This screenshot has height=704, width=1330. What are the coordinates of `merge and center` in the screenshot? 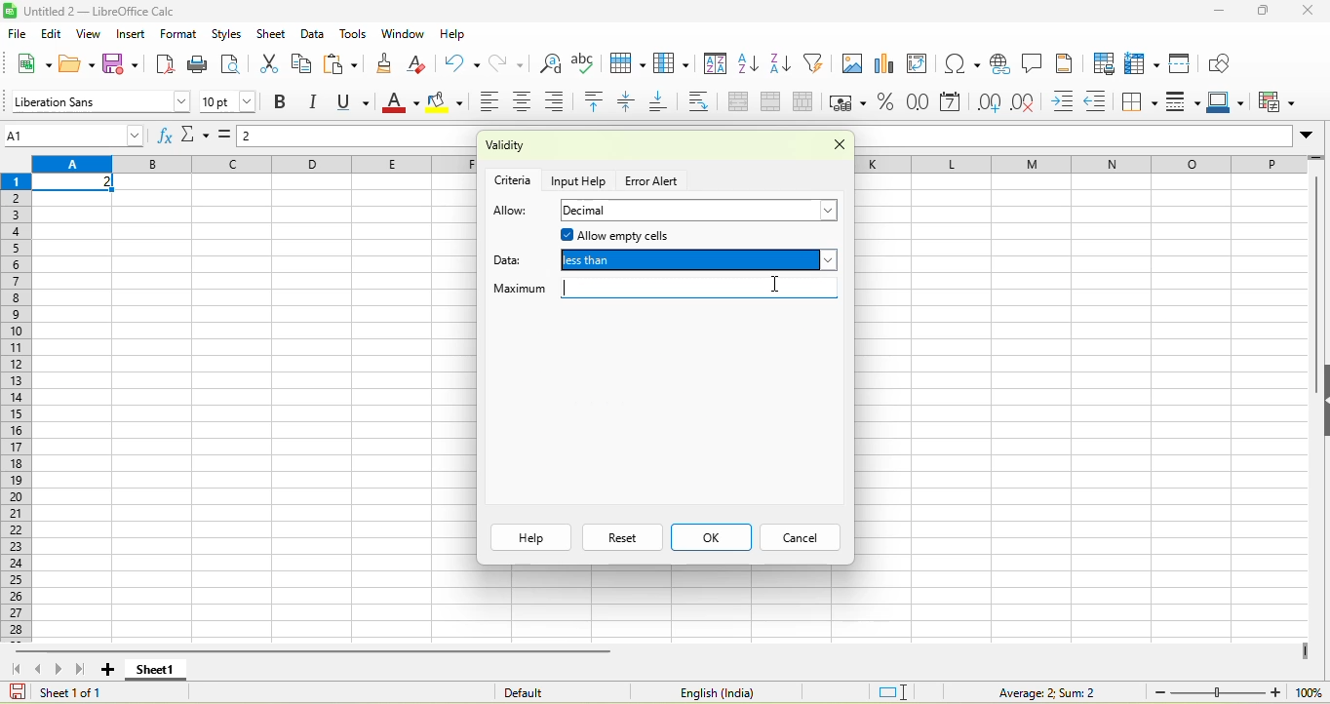 It's located at (738, 103).